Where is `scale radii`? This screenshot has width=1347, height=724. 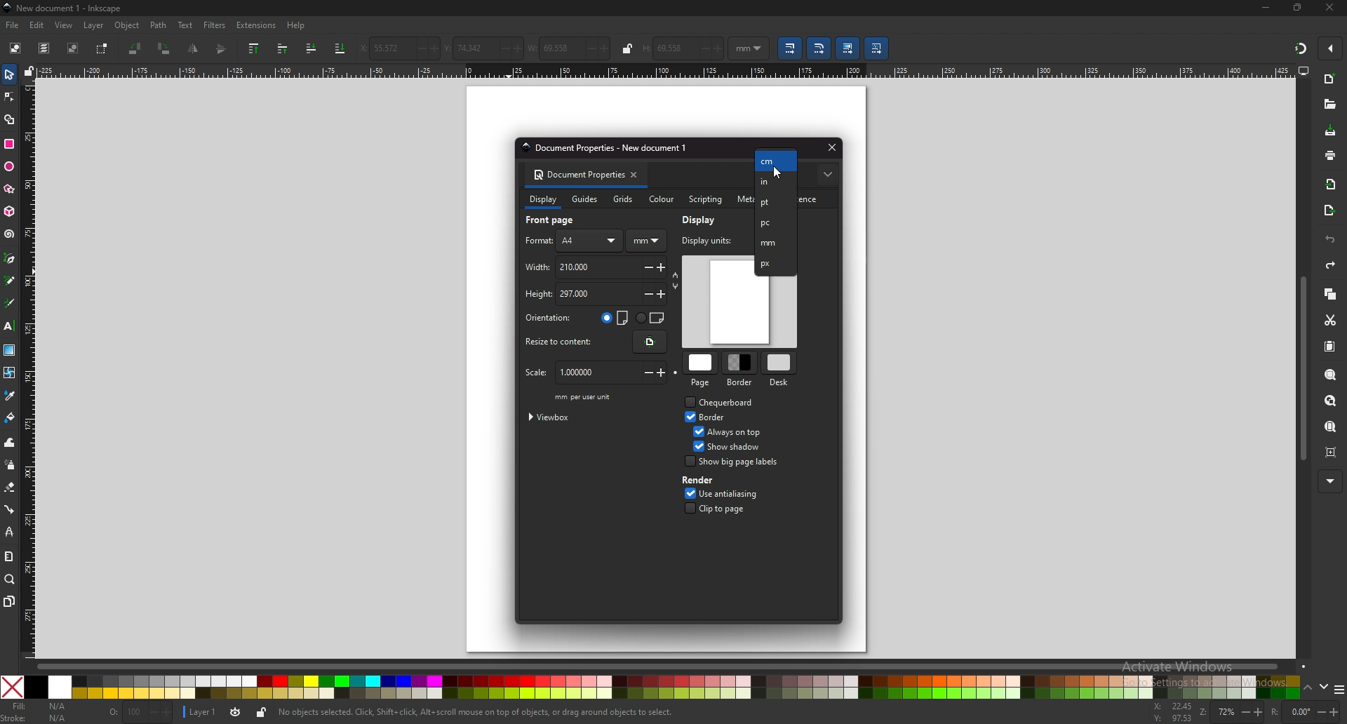
scale radii is located at coordinates (818, 48).